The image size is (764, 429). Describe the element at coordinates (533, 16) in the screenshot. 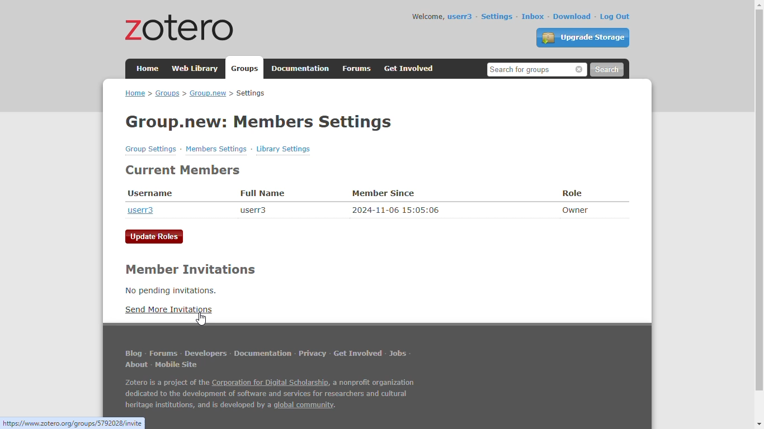

I see `inbox` at that location.